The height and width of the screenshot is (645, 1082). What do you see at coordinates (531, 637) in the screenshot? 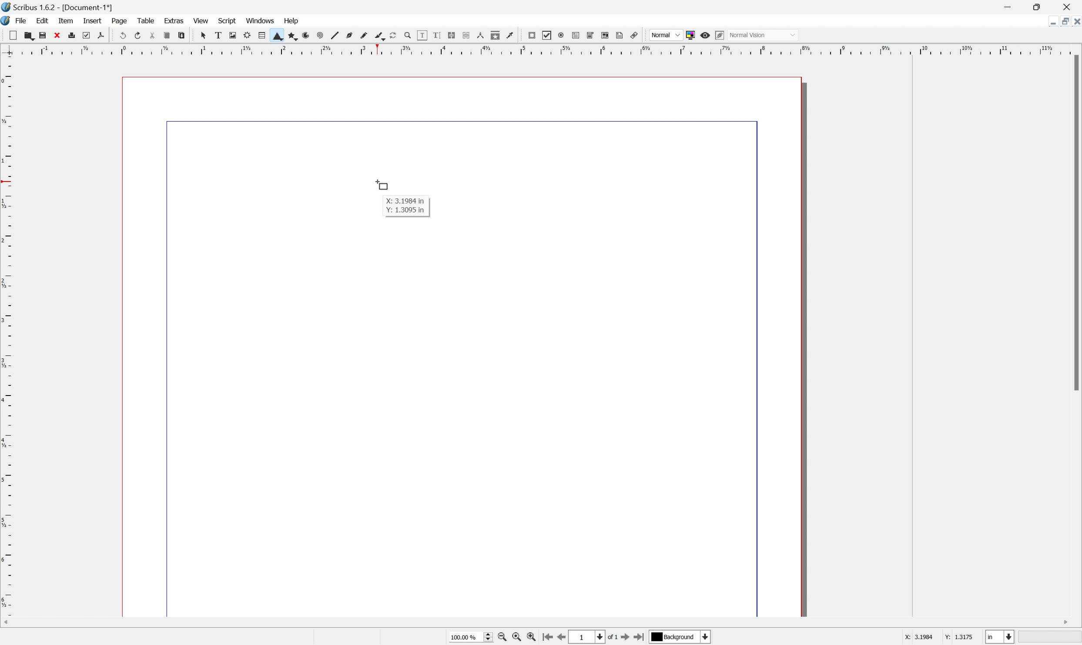
I see `Zoom in by stepping values in Tools preferences` at bounding box center [531, 637].